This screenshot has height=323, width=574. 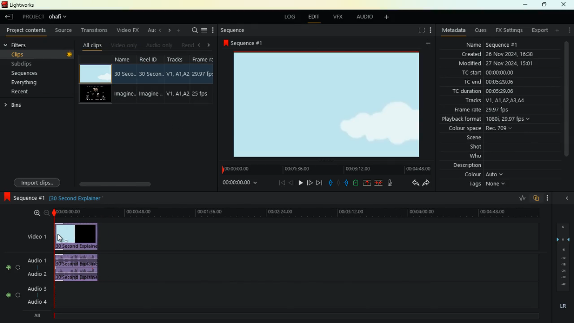 I want to click on play, so click(x=300, y=183).